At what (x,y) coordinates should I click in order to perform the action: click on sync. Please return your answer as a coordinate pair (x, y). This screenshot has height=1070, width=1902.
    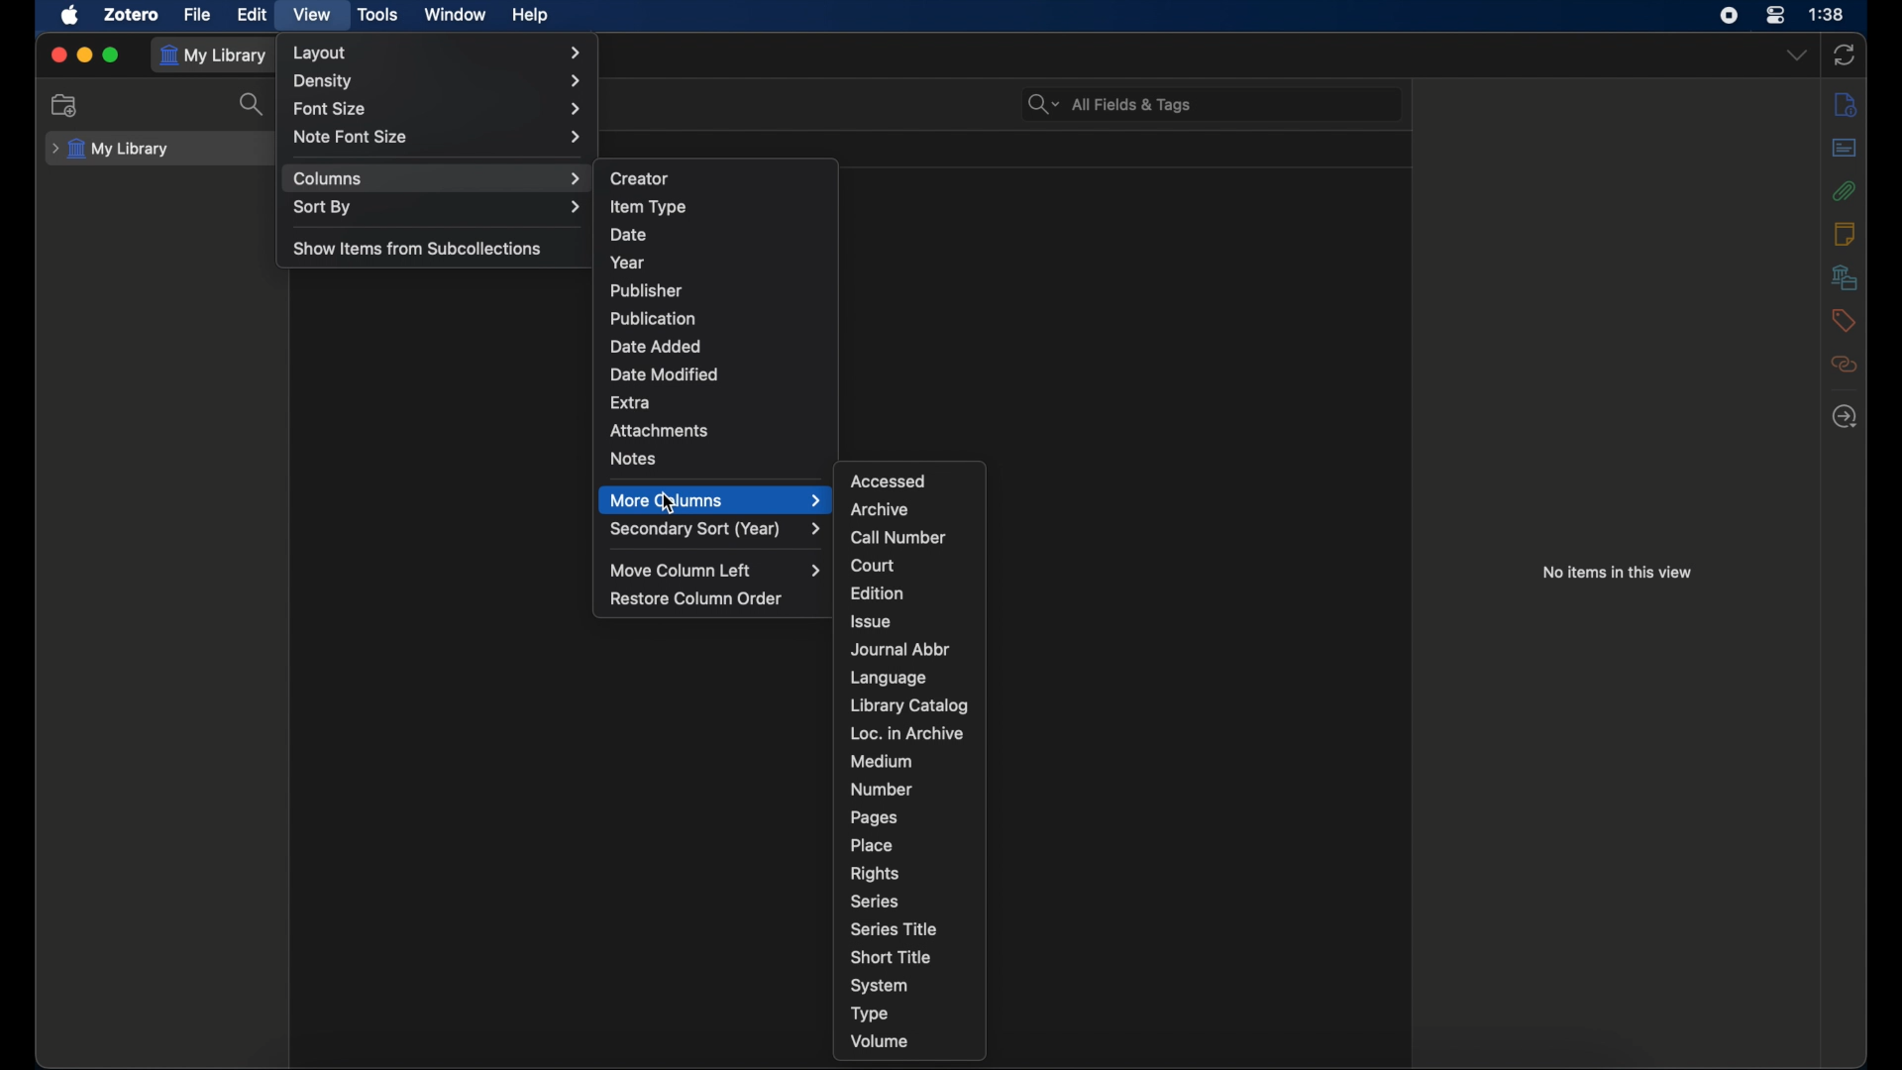
    Looking at the image, I should click on (1844, 54).